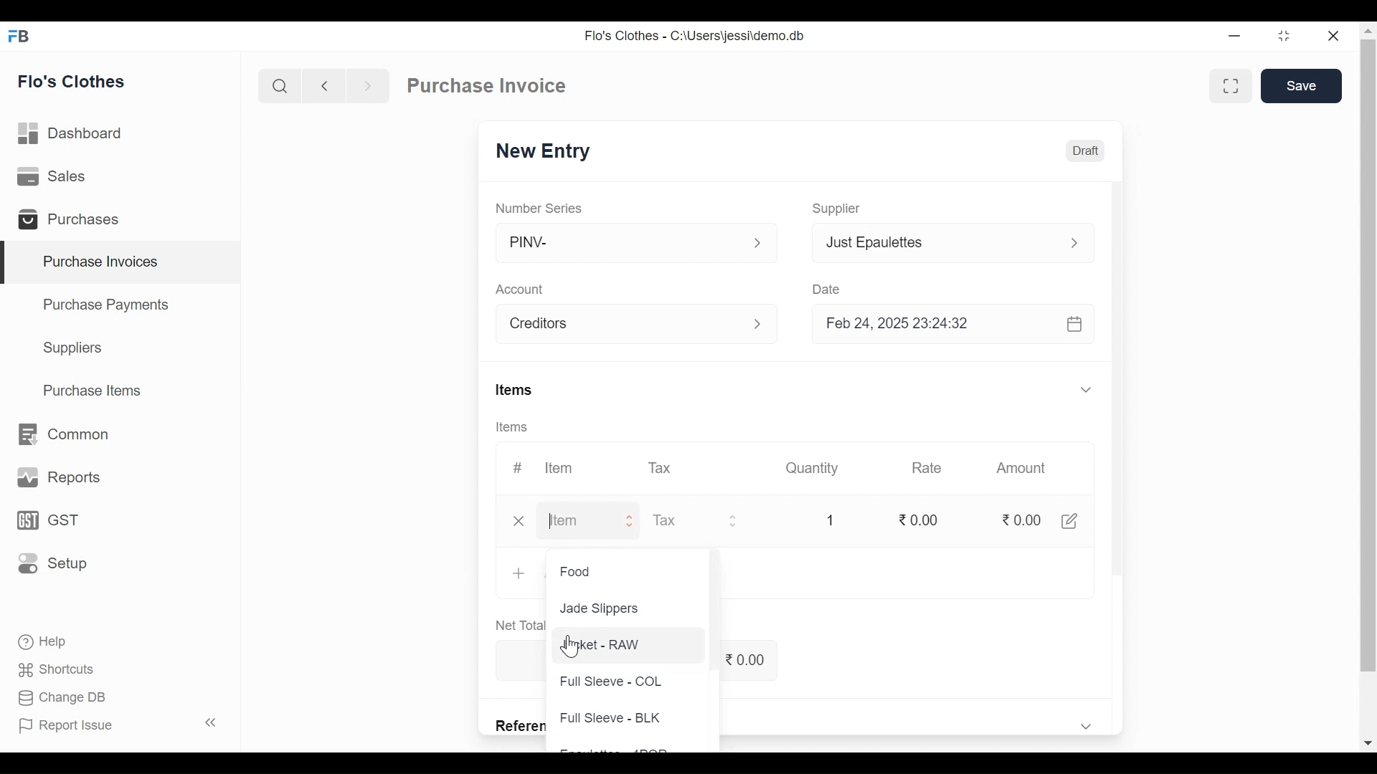 Image resolution: width=1377 pixels, height=774 pixels. Describe the element at coordinates (613, 679) in the screenshot. I see `Full Sleeve - COL` at that location.